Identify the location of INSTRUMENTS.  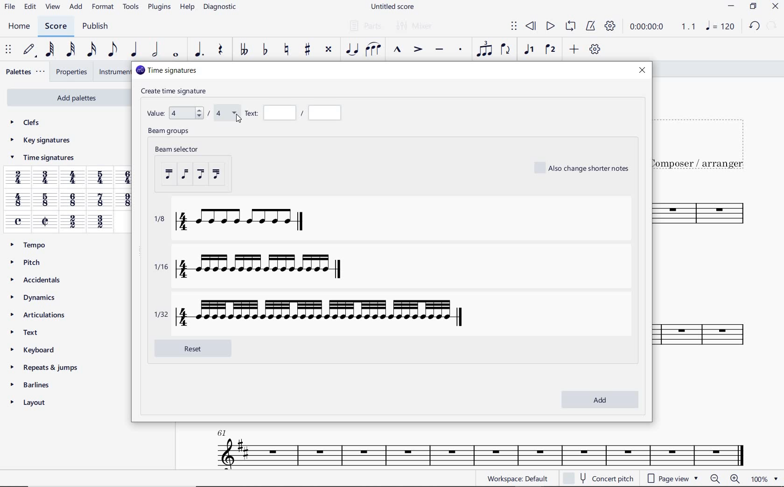
(113, 72).